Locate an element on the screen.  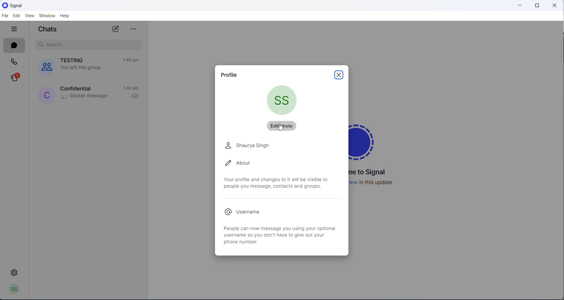
last active time is located at coordinates (132, 89).